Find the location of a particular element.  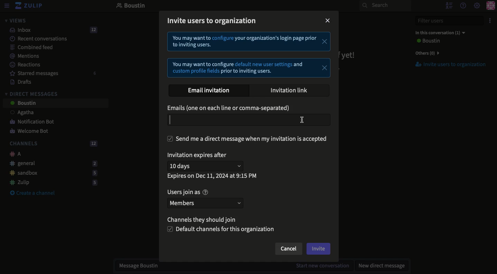

Message User is located at coordinates (230, 266).